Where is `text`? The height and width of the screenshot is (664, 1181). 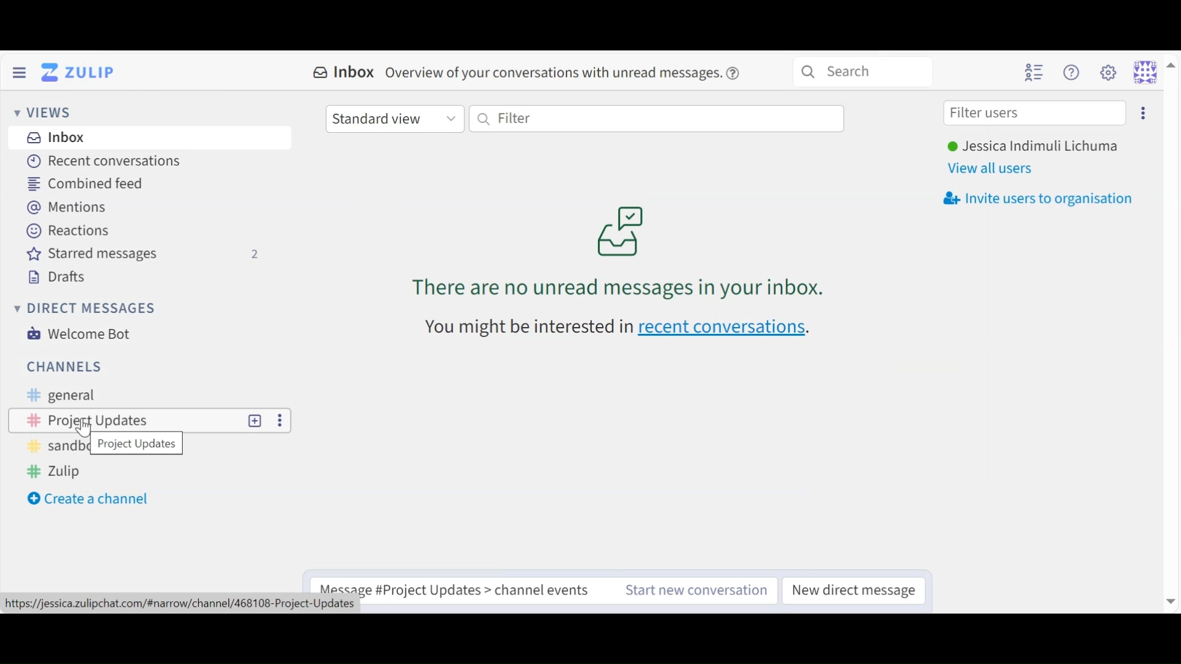
text is located at coordinates (527, 328).